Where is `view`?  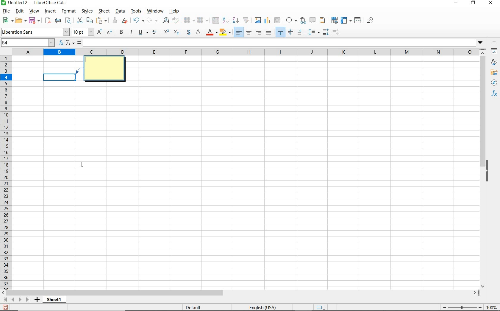 view is located at coordinates (35, 12).